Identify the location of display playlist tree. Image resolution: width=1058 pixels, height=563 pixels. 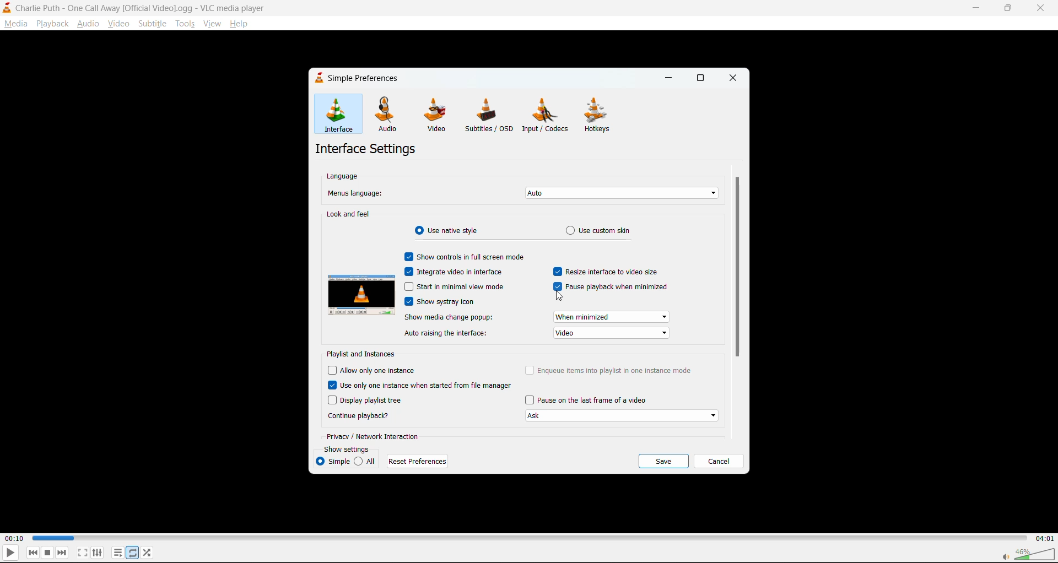
(373, 401).